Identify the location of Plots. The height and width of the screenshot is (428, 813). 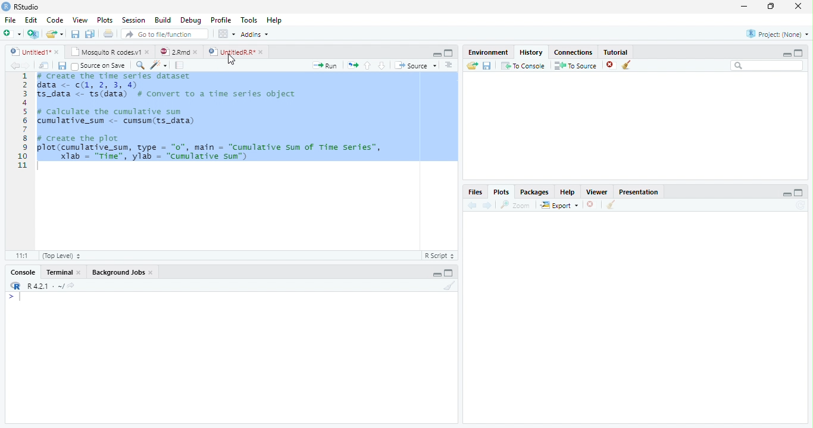
(105, 20).